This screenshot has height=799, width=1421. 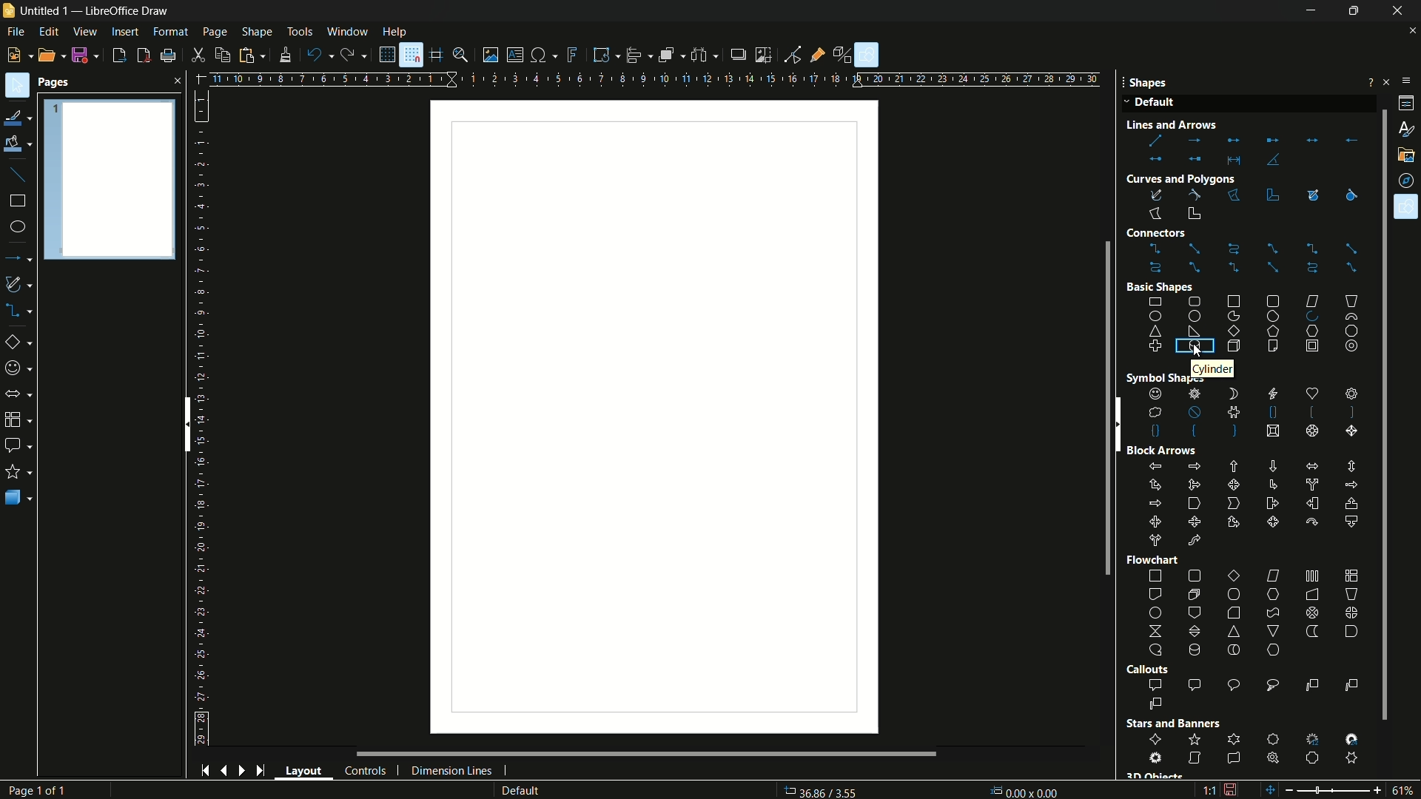 What do you see at coordinates (543, 56) in the screenshot?
I see `insert special characters` at bounding box center [543, 56].